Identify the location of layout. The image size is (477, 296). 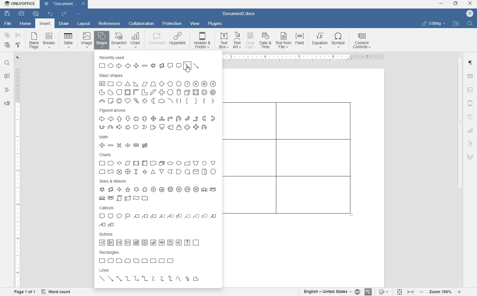
(84, 24).